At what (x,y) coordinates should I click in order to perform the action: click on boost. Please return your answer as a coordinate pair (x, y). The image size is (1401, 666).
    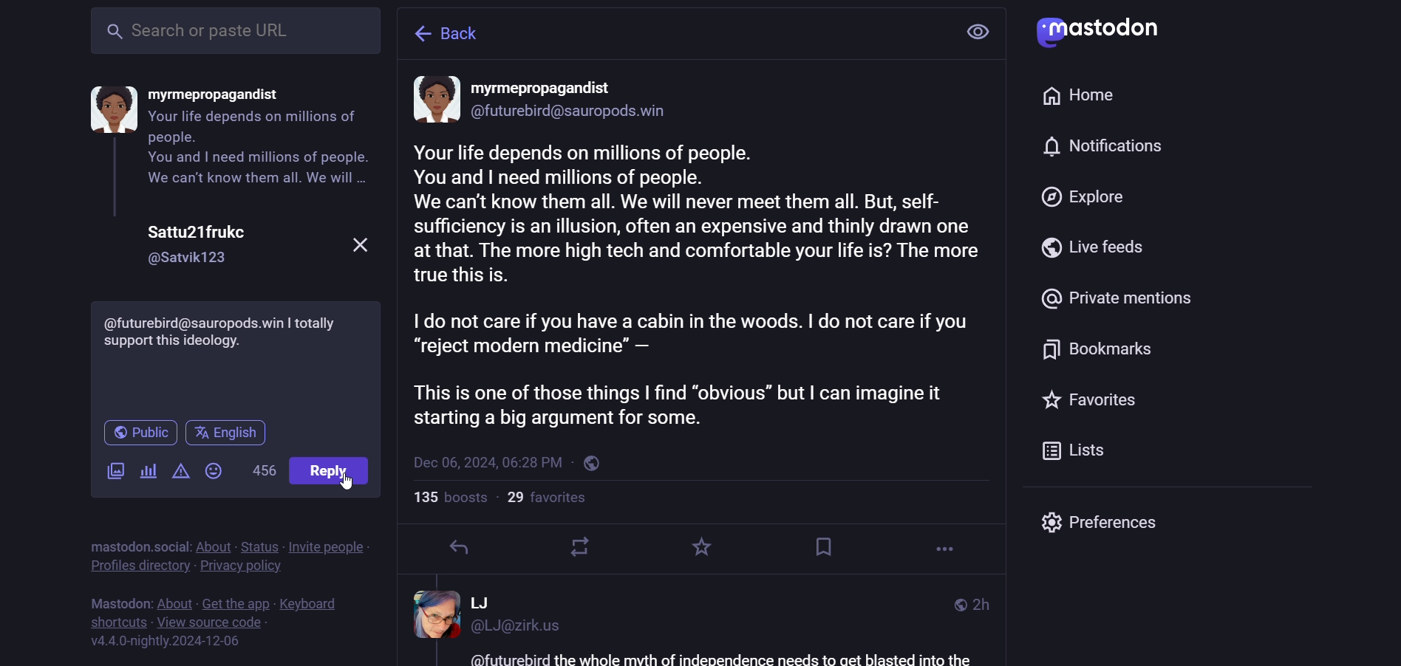
    Looking at the image, I should click on (578, 548).